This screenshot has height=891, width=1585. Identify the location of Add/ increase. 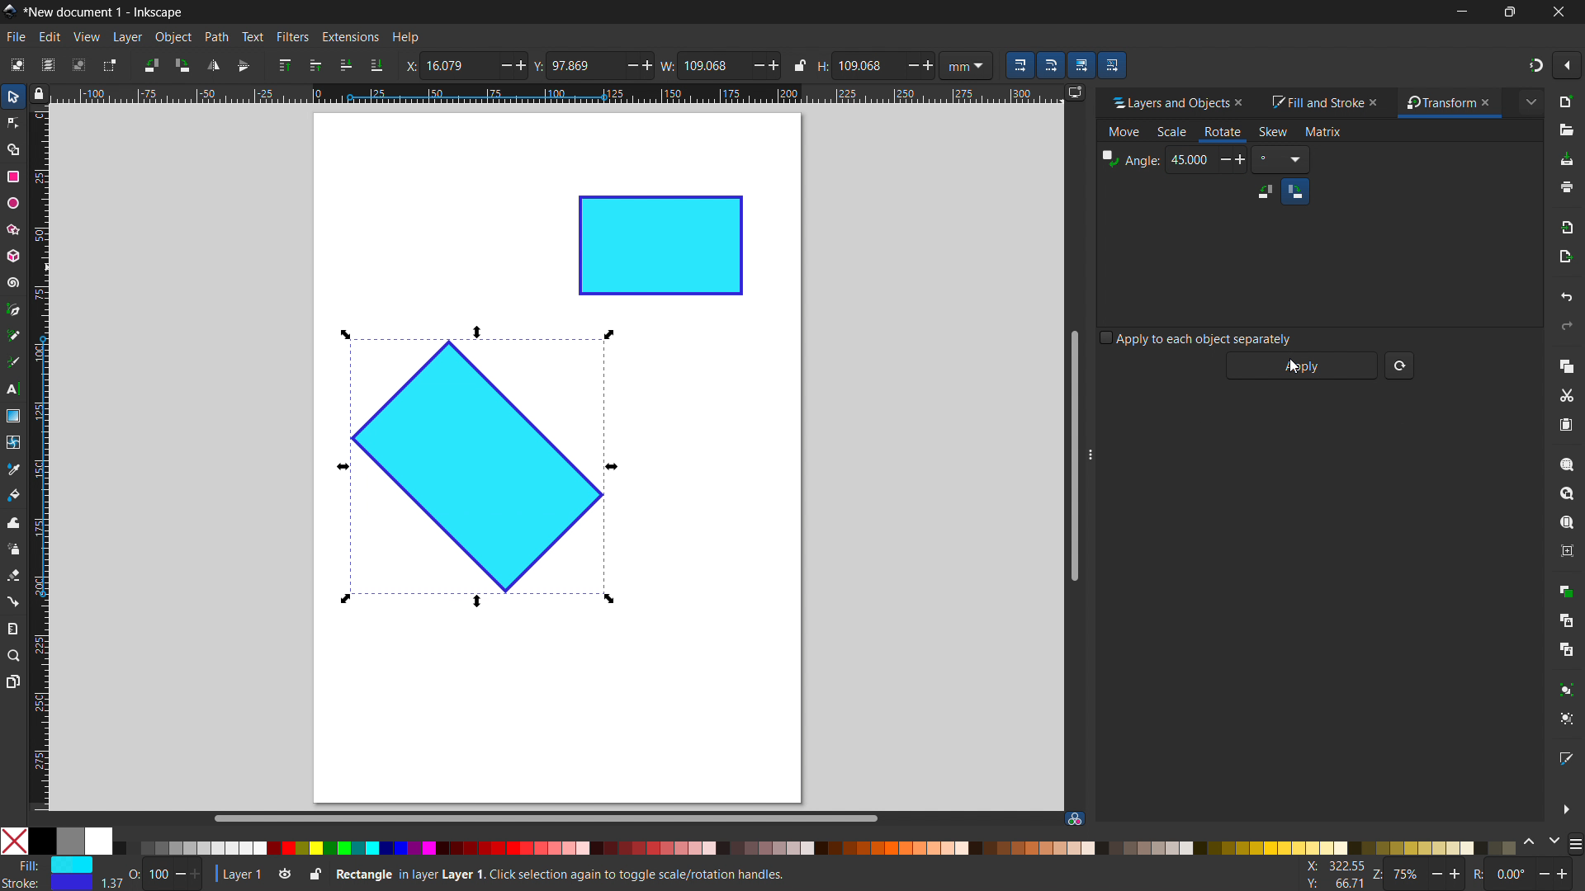
(650, 65).